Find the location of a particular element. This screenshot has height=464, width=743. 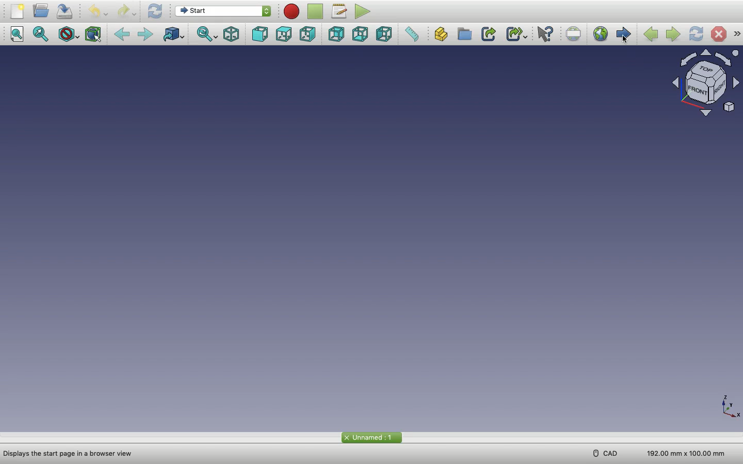

Execute macros is located at coordinates (363, 11).